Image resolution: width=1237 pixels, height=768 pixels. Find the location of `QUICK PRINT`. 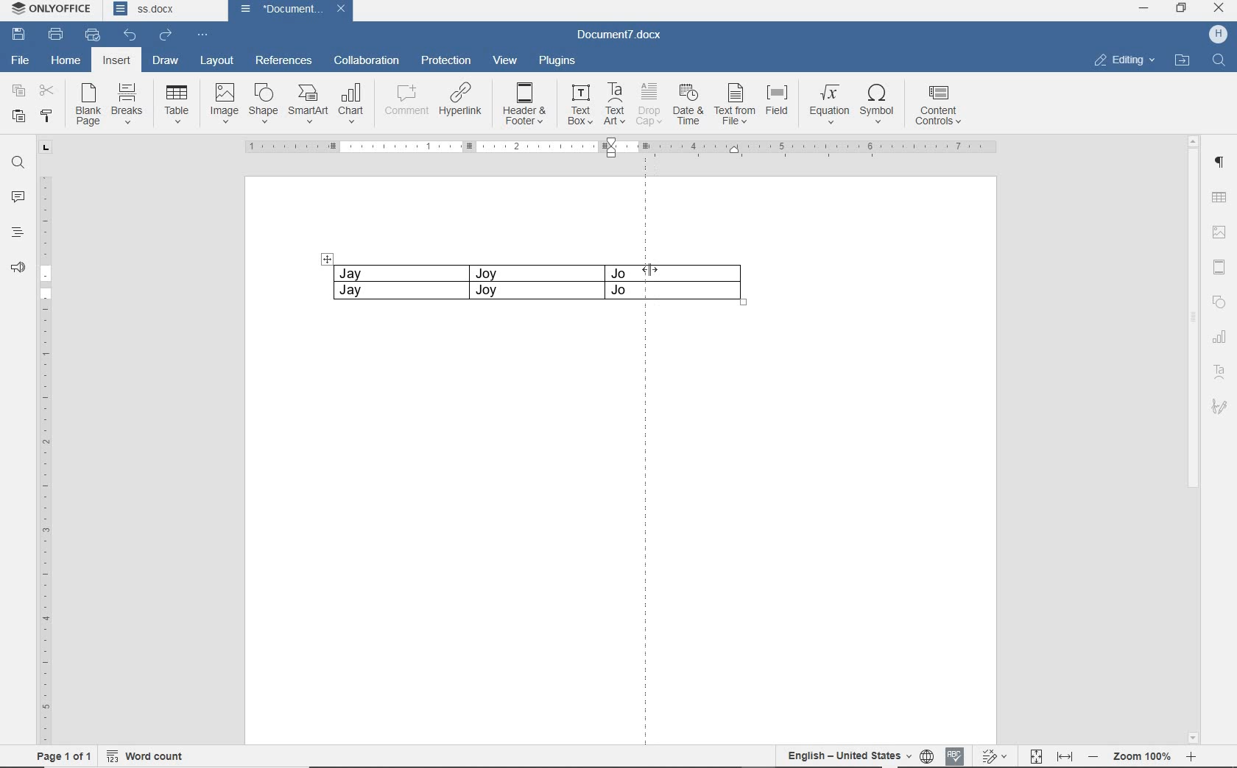

QUICK PRINT is located at coordinates (93, 35).